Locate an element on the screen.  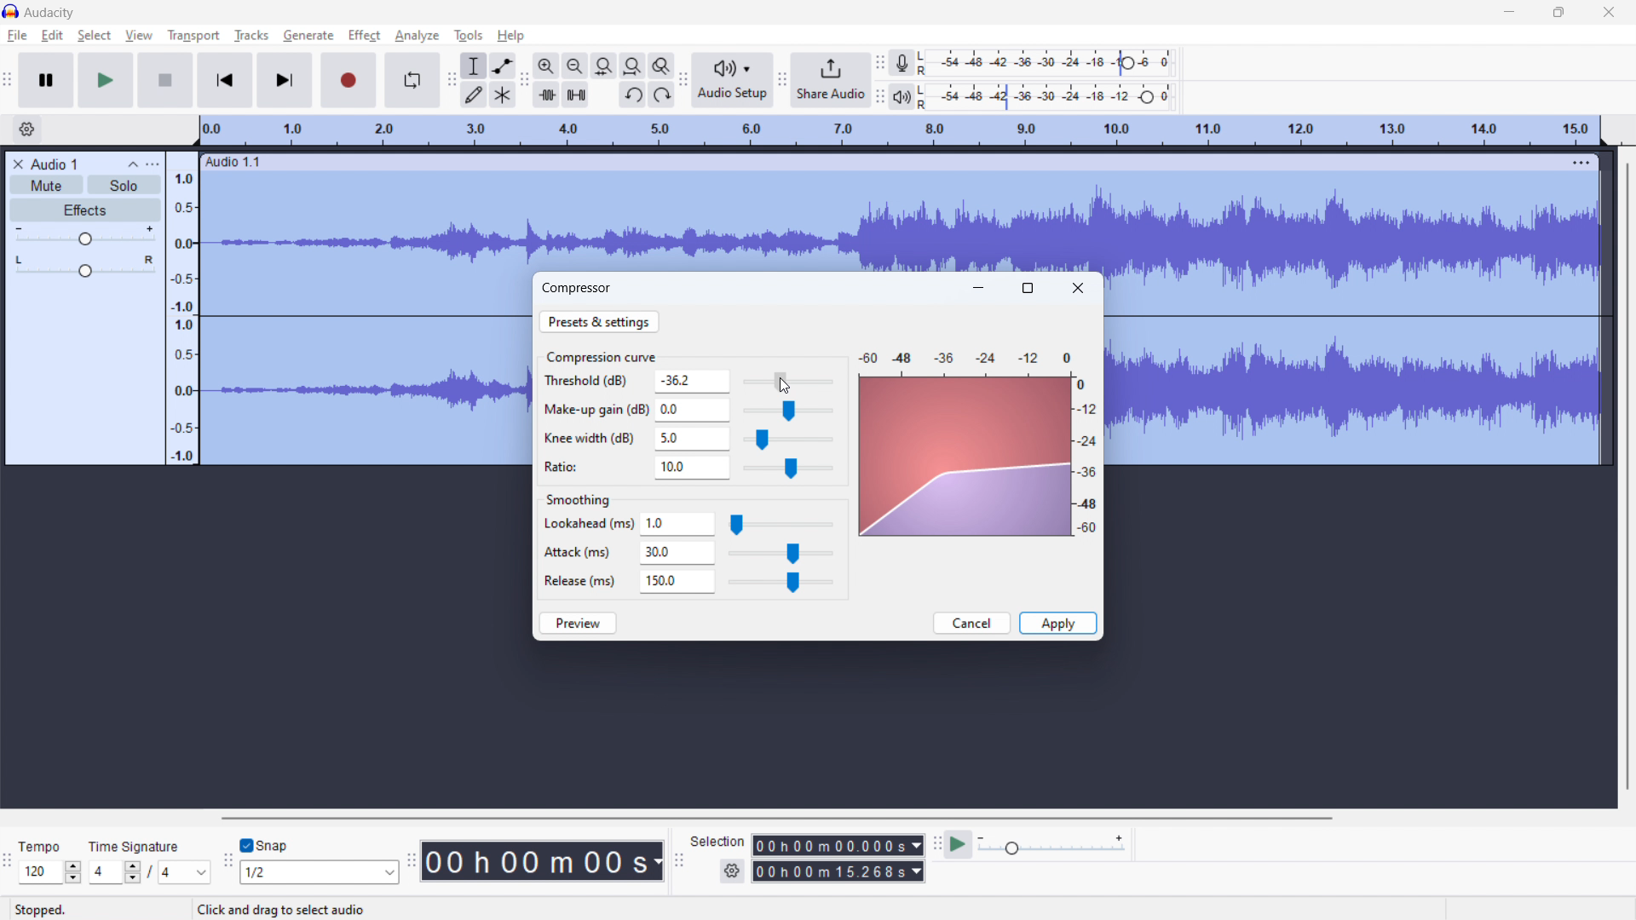
ratio slider is located at coordinates (788, 469).